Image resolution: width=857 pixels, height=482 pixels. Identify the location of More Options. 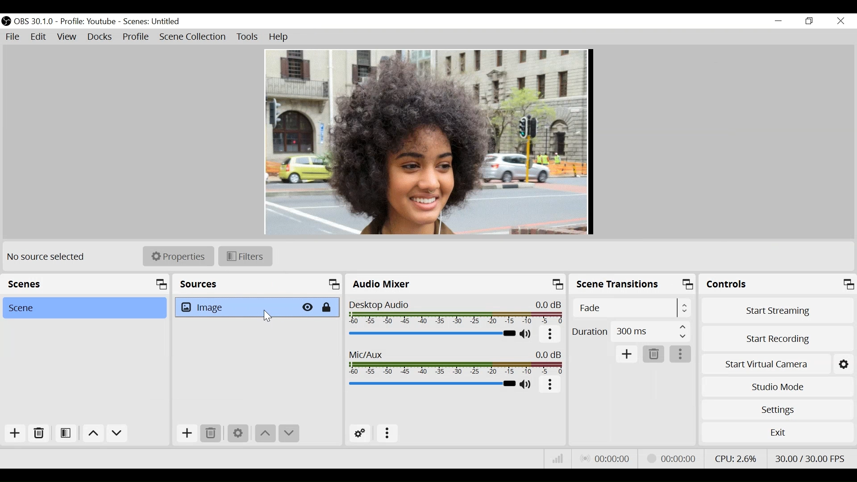
(680, 353).